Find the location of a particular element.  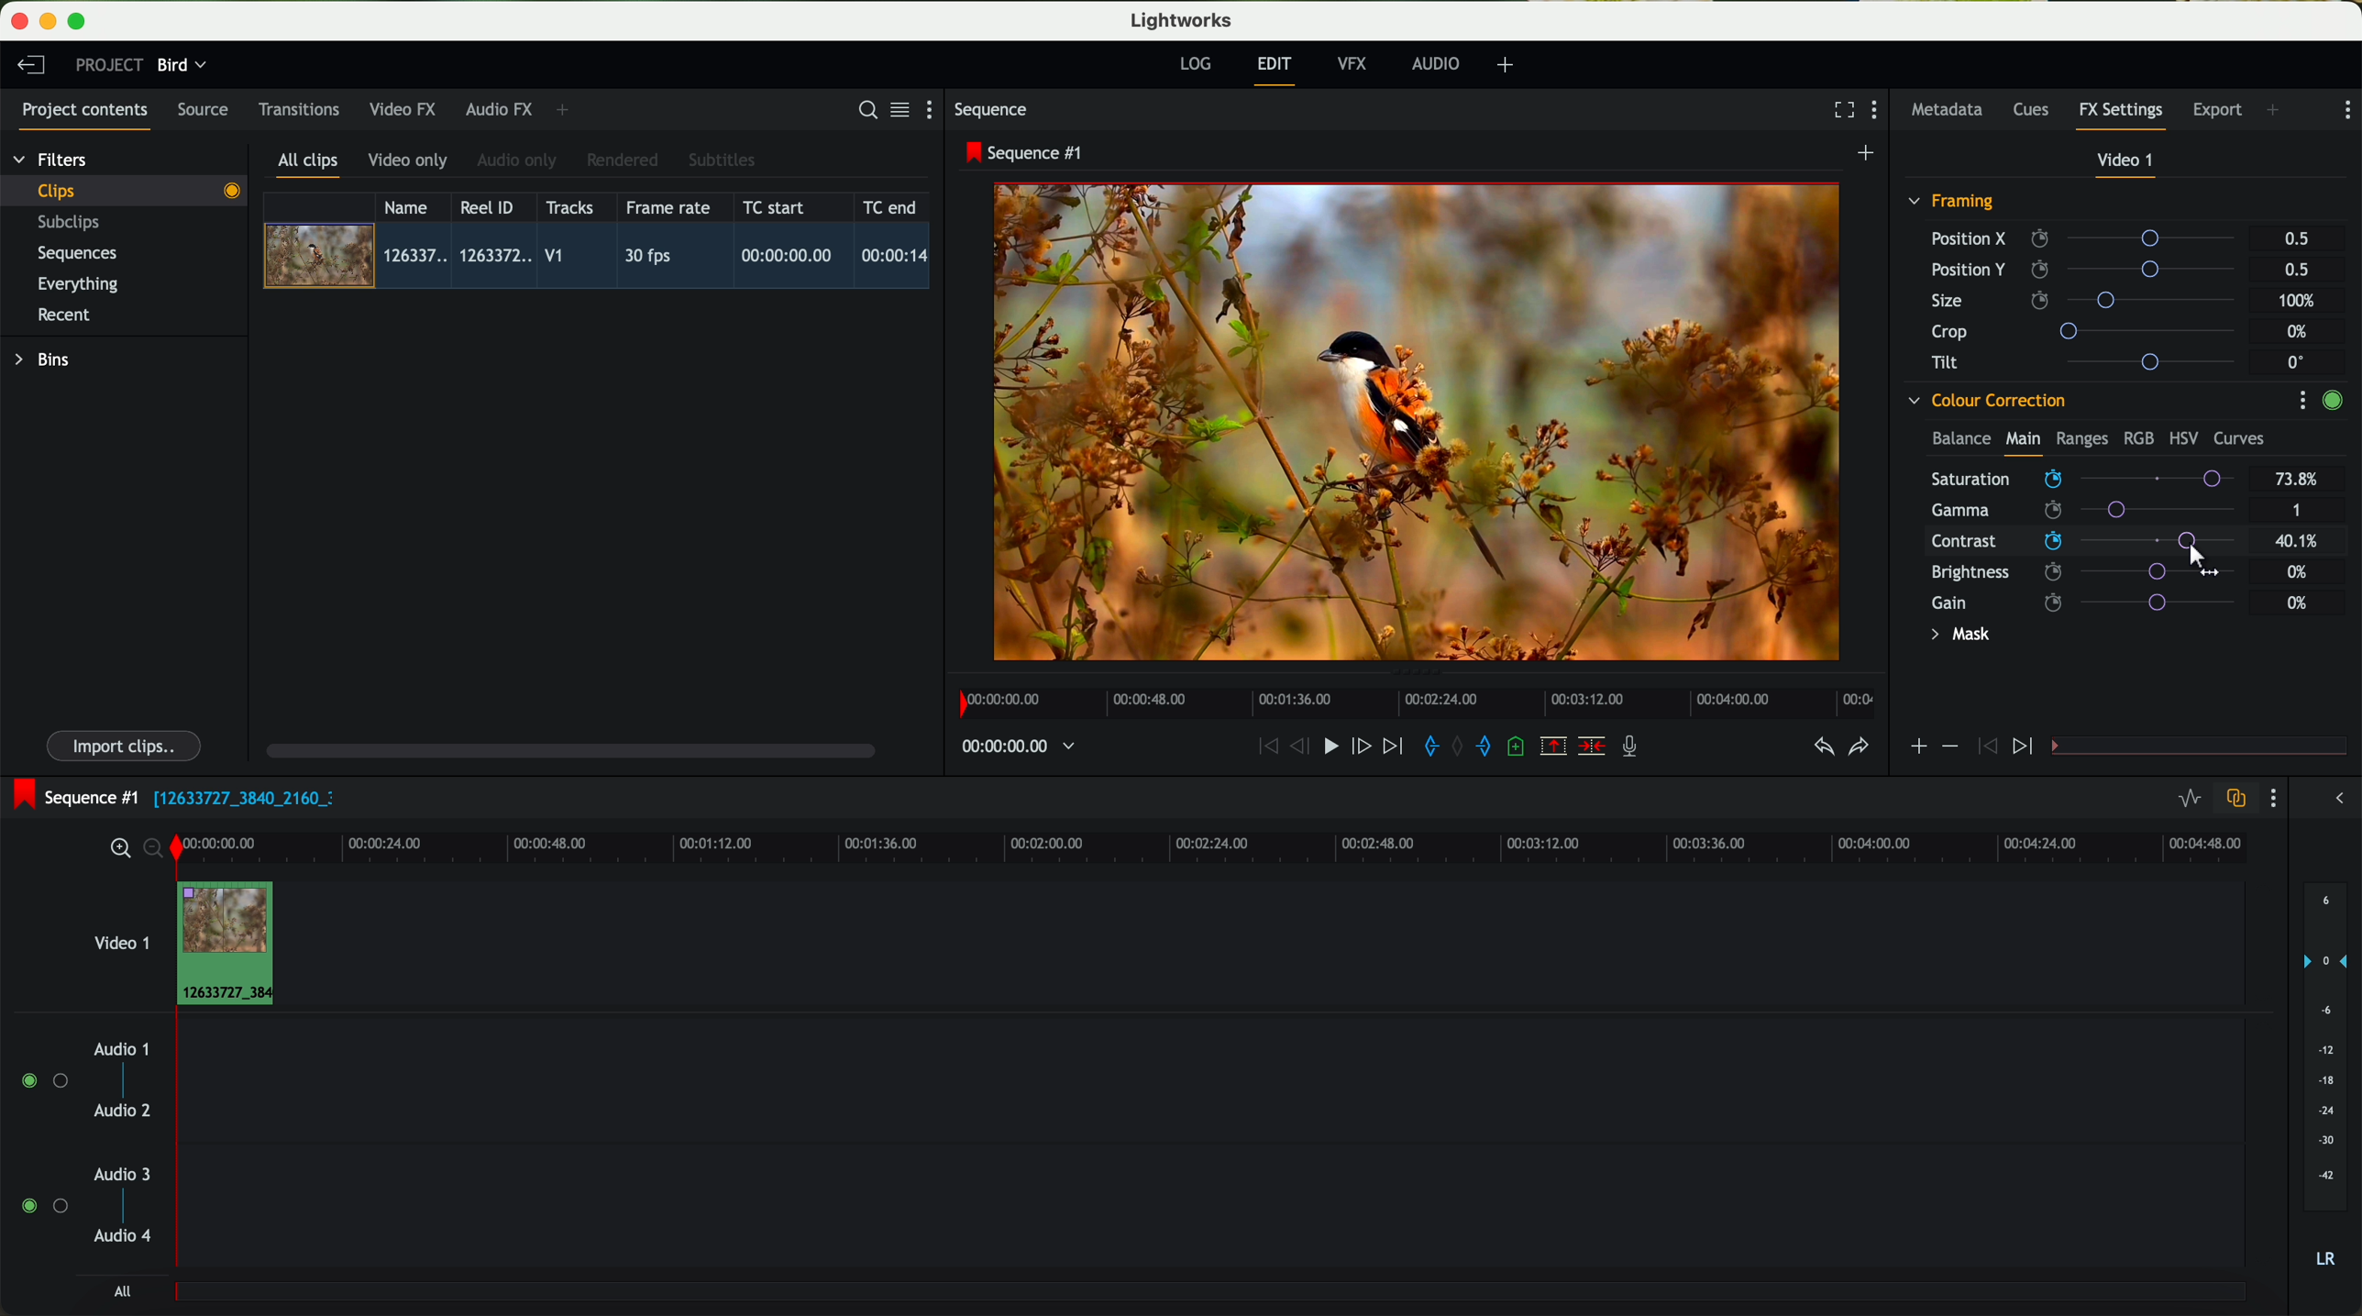

project is located at coordinates (109, 64).